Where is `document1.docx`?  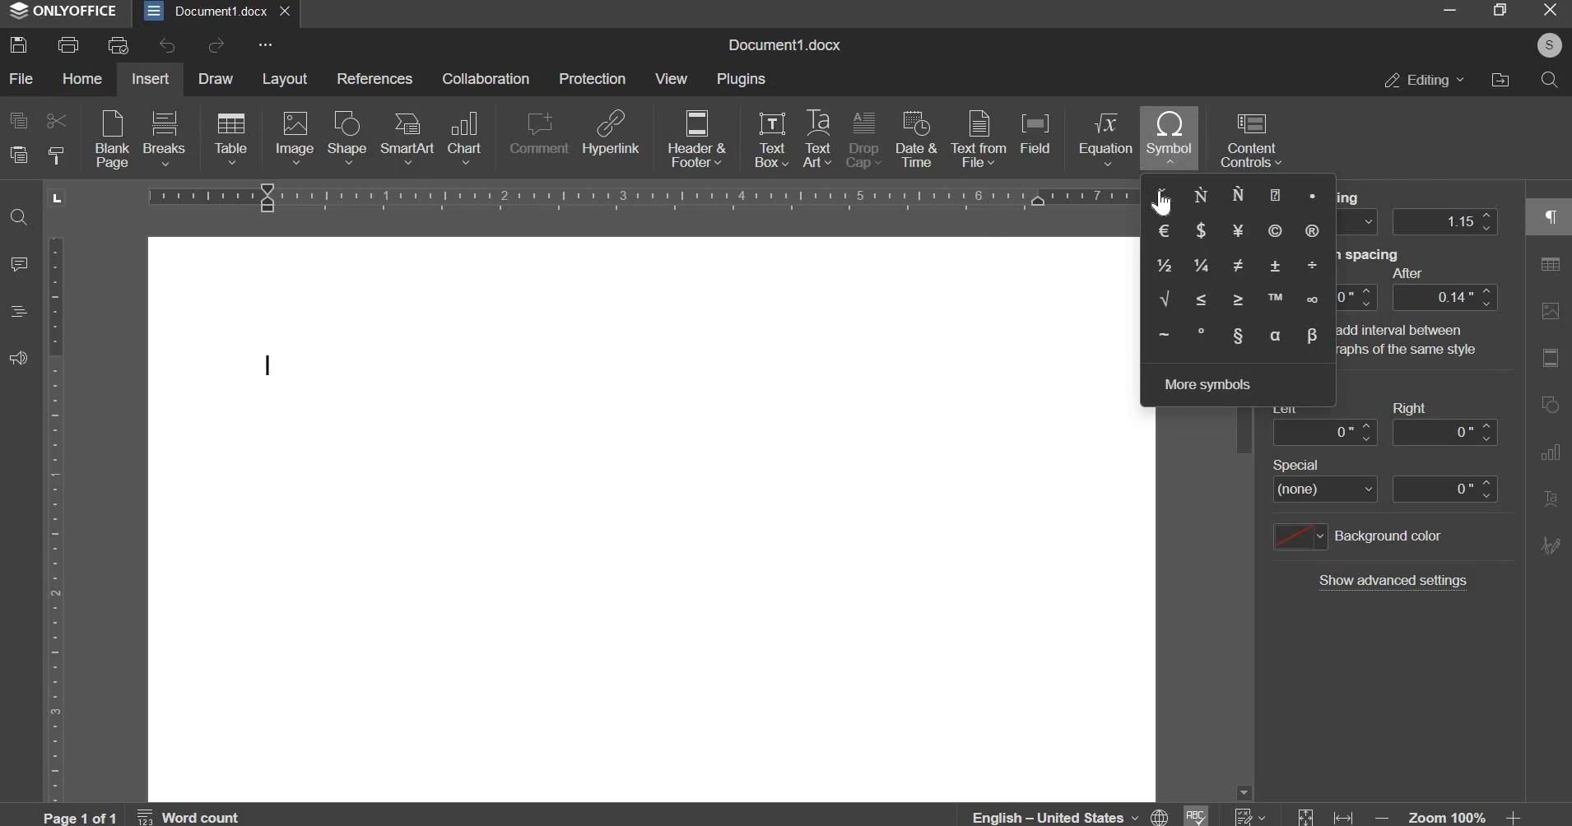 document1.docx is located at coordinates (205, 10).